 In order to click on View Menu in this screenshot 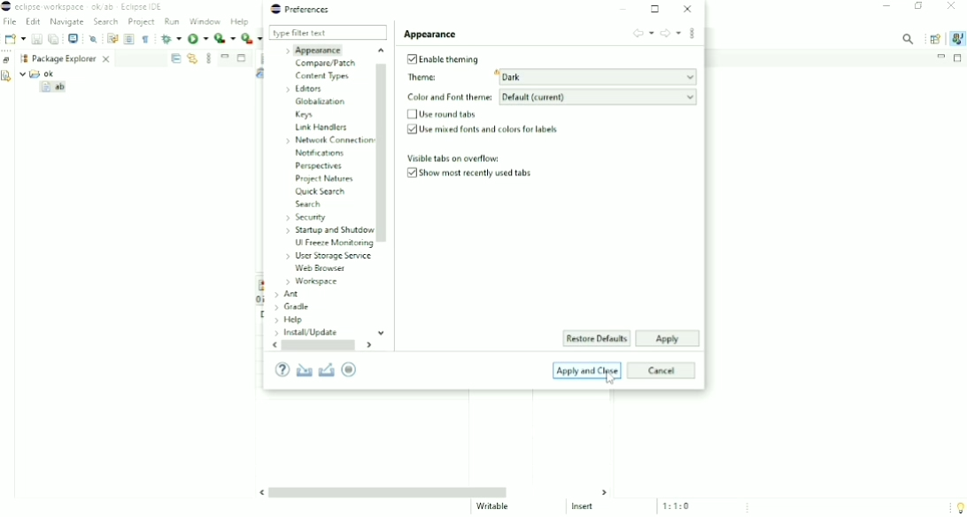, I will do `click(209, 58)`.